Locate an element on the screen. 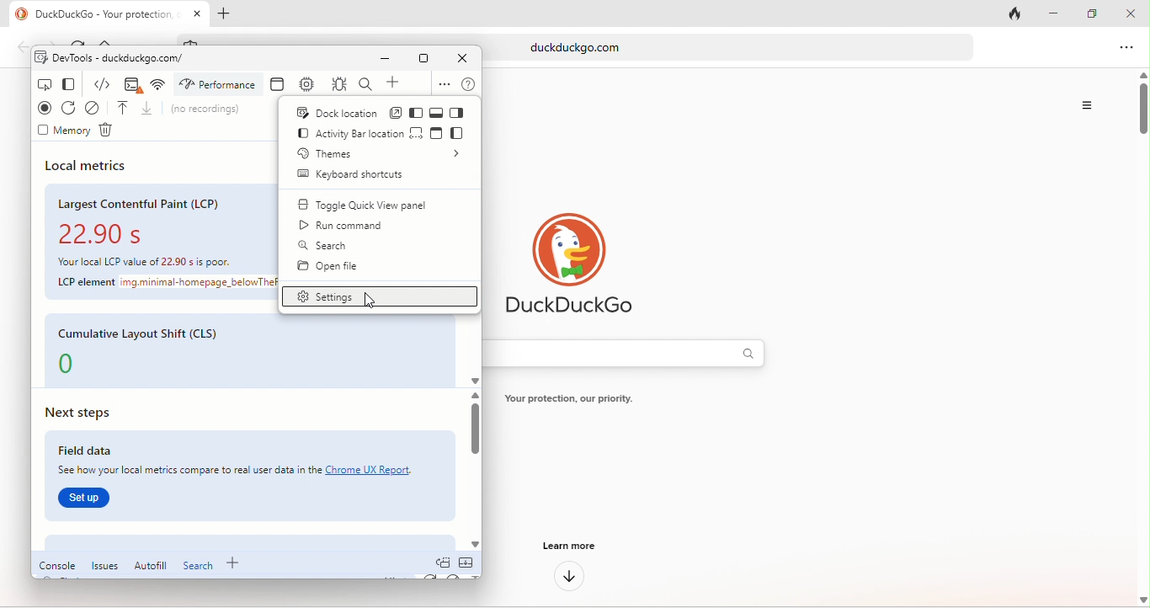 The height and width of the screenshot is (608, 1150). minimize is located at coordinates (1055, 14).